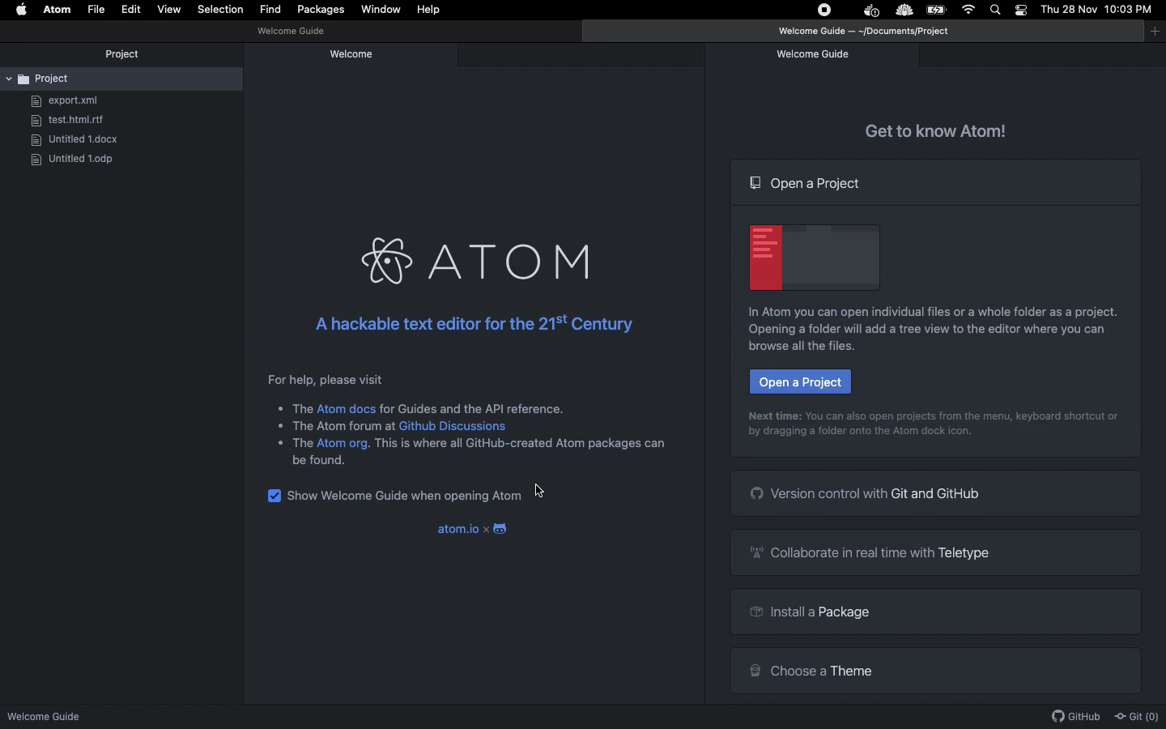  What do you see at coordinates (96, 10) in the screenshot?
I see `File` at bounding box center [96, 10].